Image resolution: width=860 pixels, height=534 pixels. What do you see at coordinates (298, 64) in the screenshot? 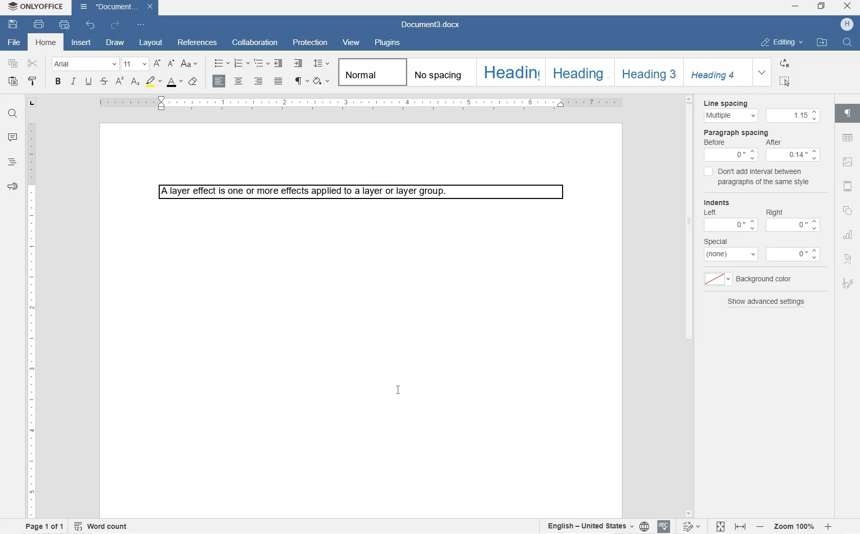
I see `INCREASE INDENT` at bounding box center [298, 64].